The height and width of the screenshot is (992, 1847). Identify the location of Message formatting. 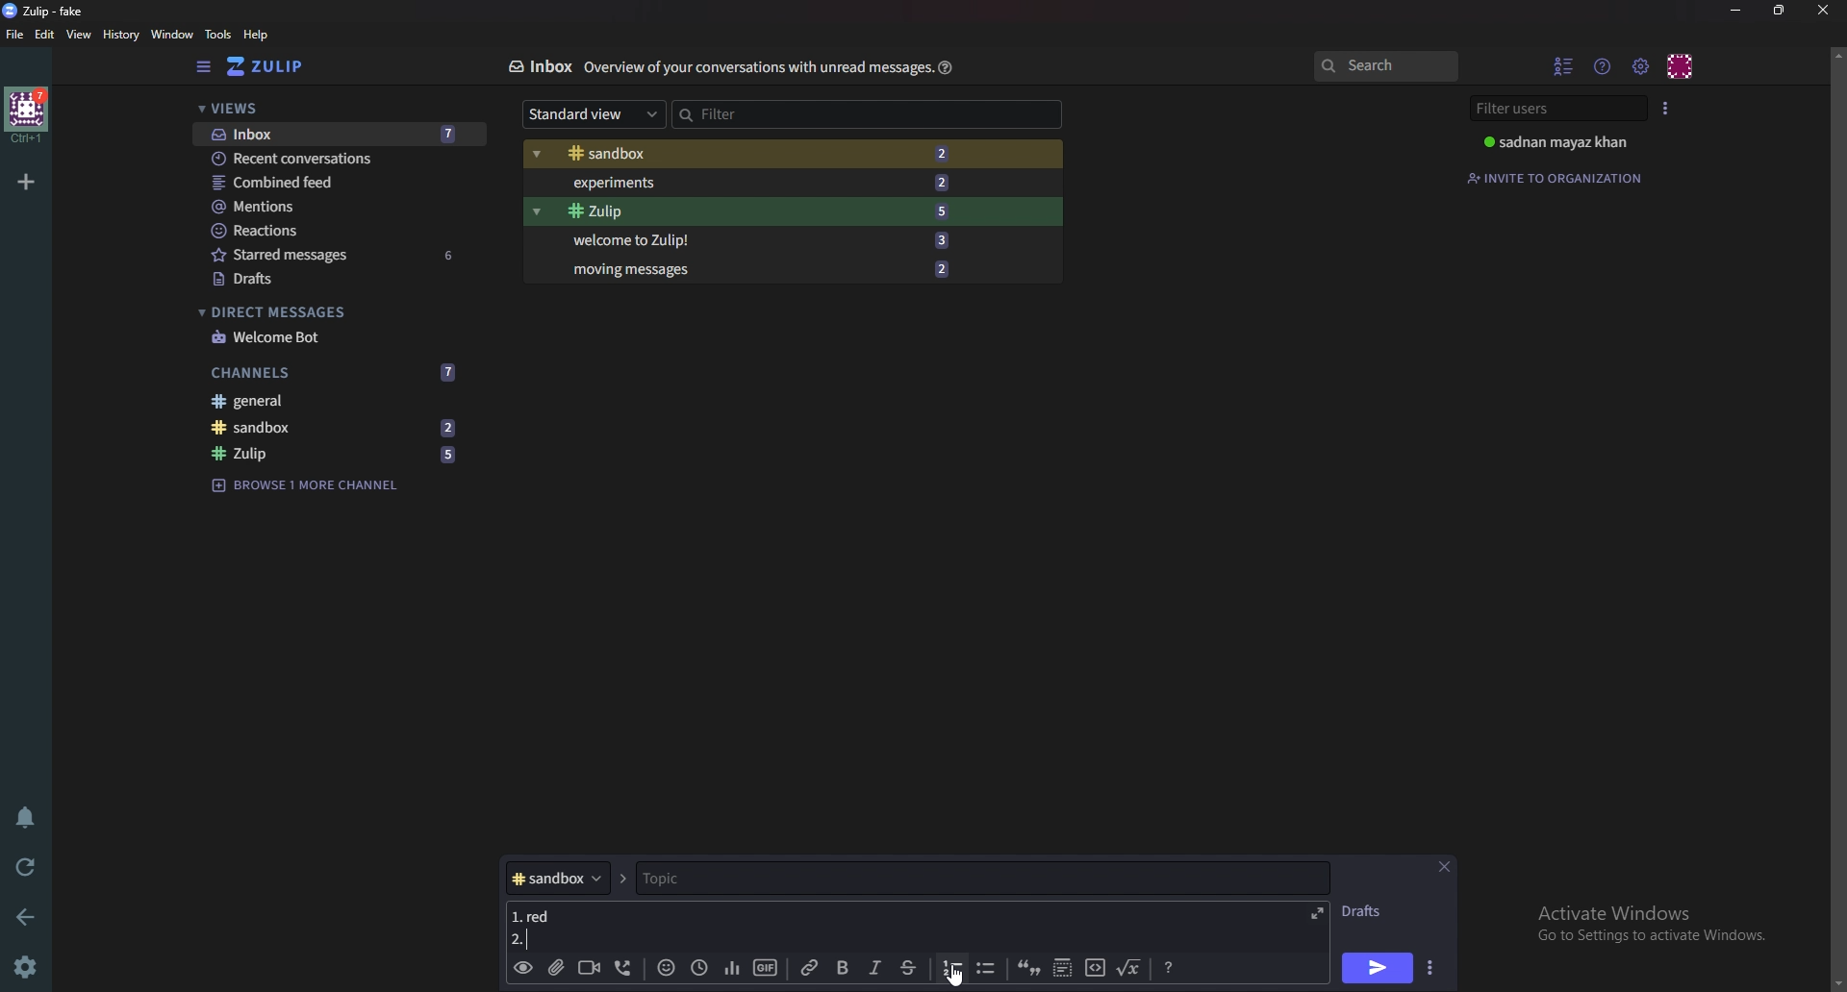
(1168, 968).